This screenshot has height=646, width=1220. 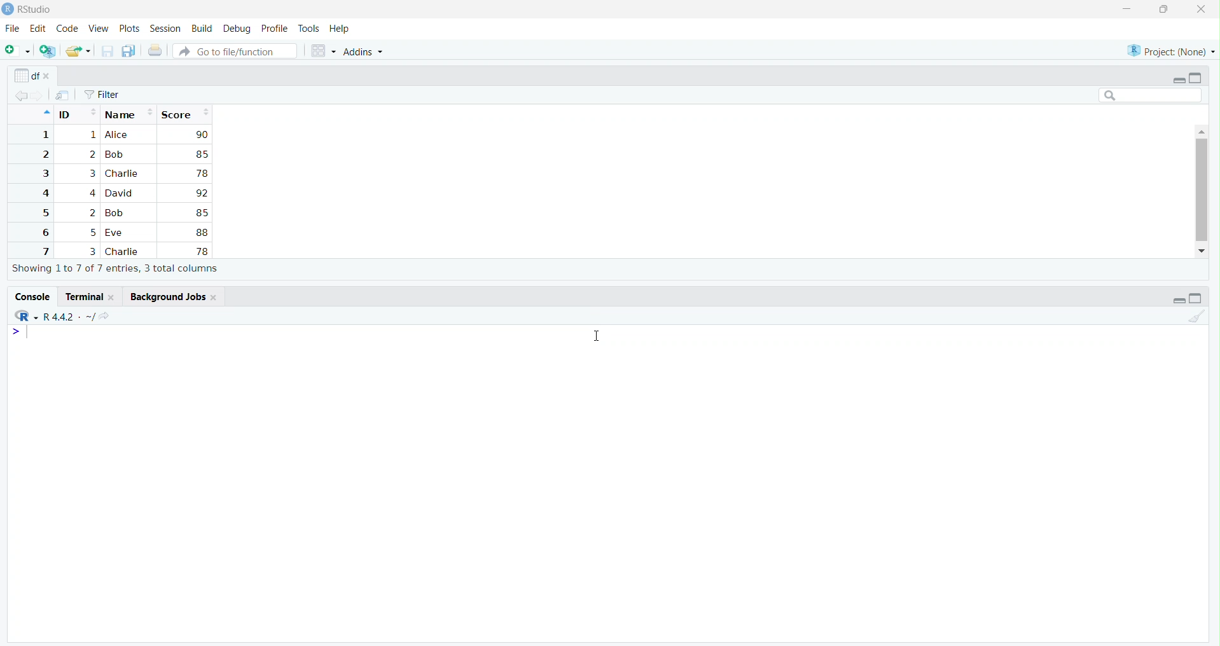 What do you see at coordinates (118, 135) in the screenshot?
I see `Alice` at bounding box center [118, 135].